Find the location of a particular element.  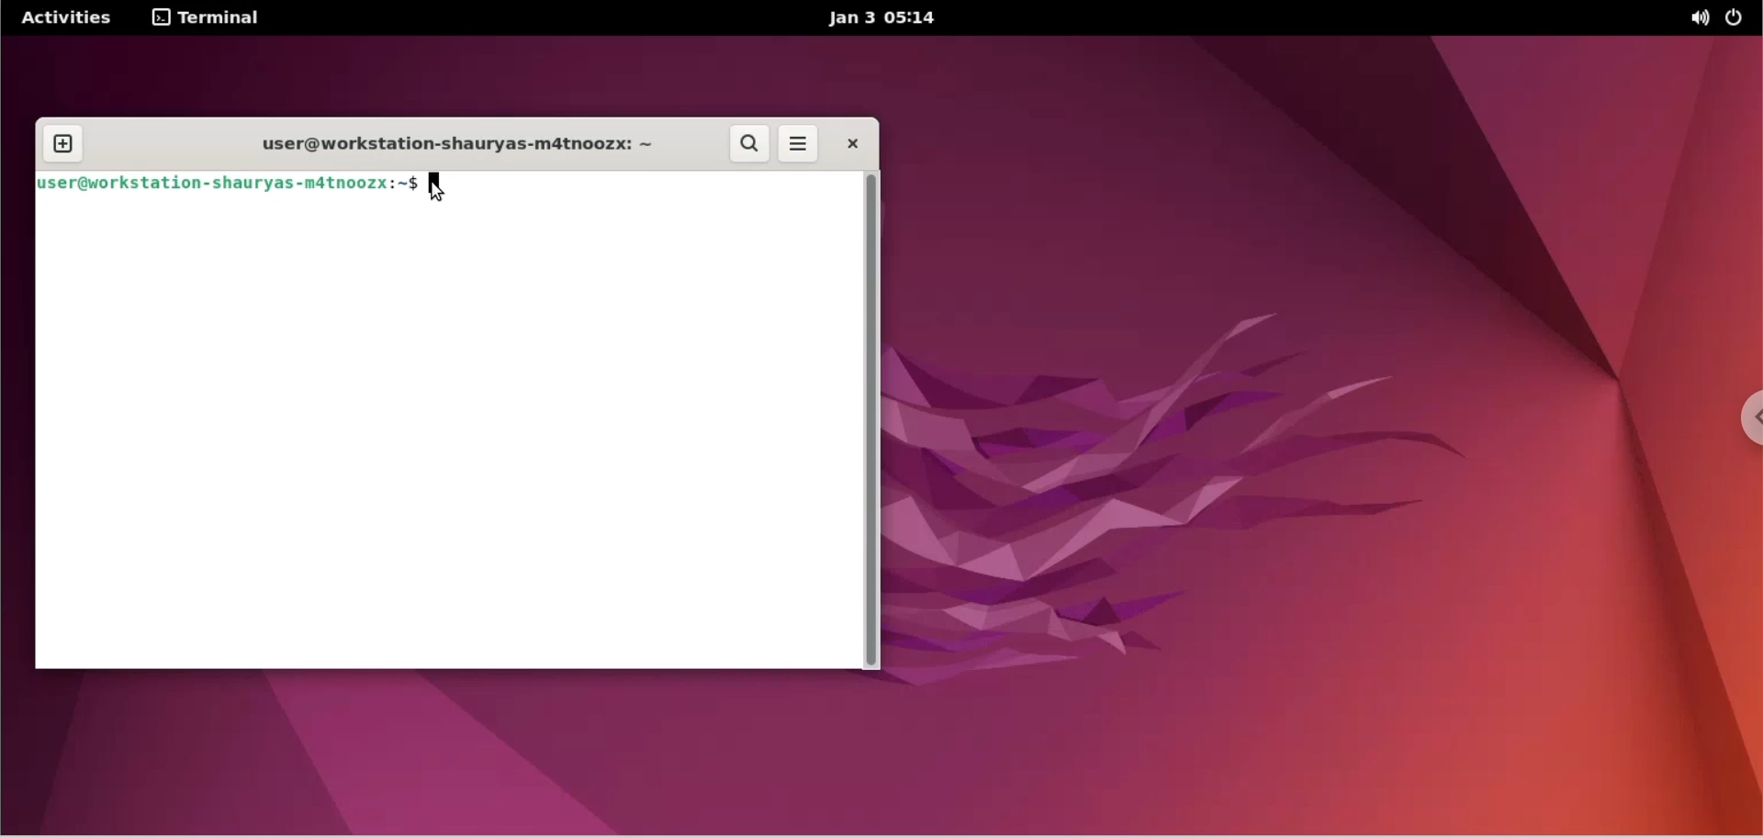

cursor is located at coordinates (444, 188).